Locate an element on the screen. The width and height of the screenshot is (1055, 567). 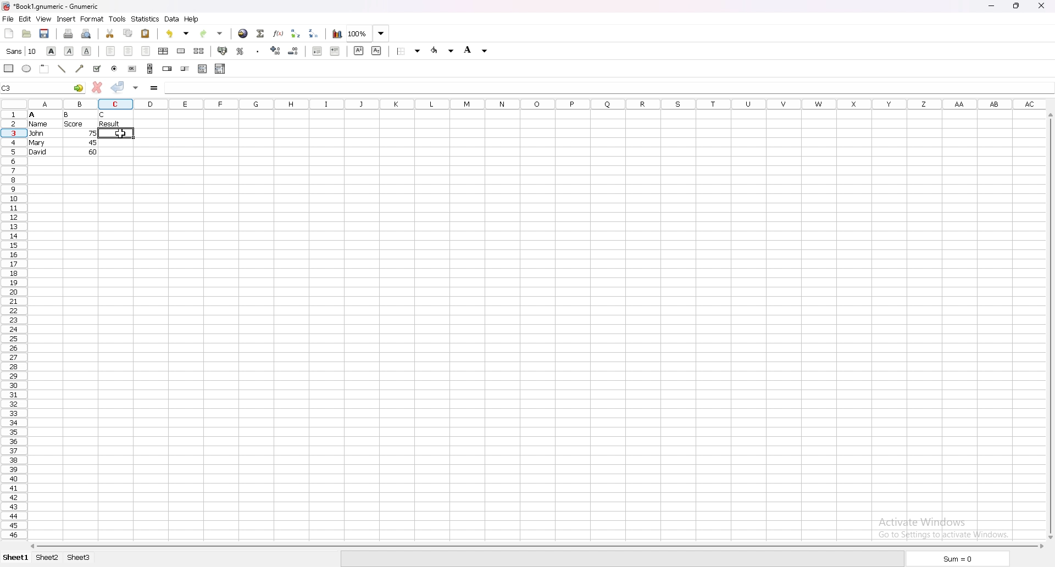
save is located at coordinates (45, 34).